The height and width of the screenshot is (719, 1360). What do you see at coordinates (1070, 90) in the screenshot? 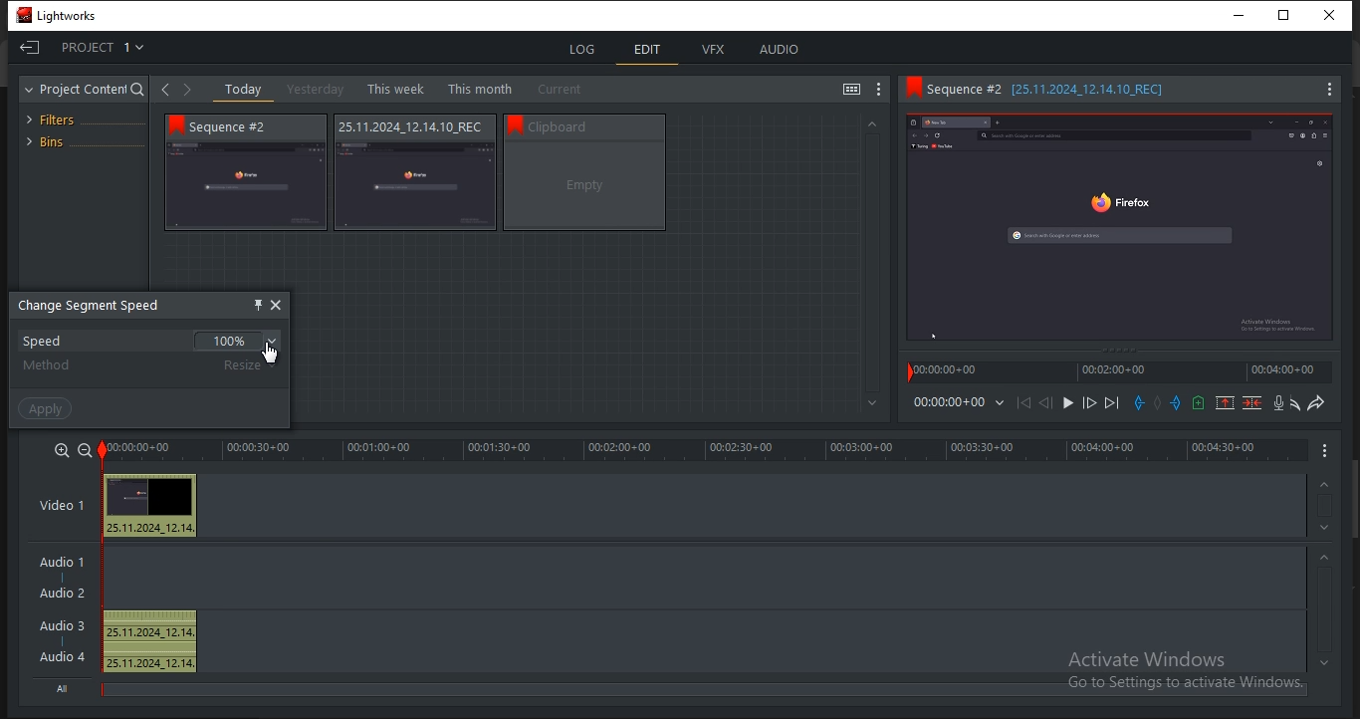
I see `Sequence information` at bounding box center [1070, 90].